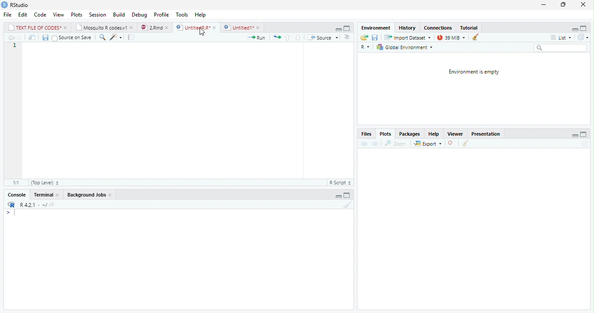  I want to click on List, so click(561, 37).